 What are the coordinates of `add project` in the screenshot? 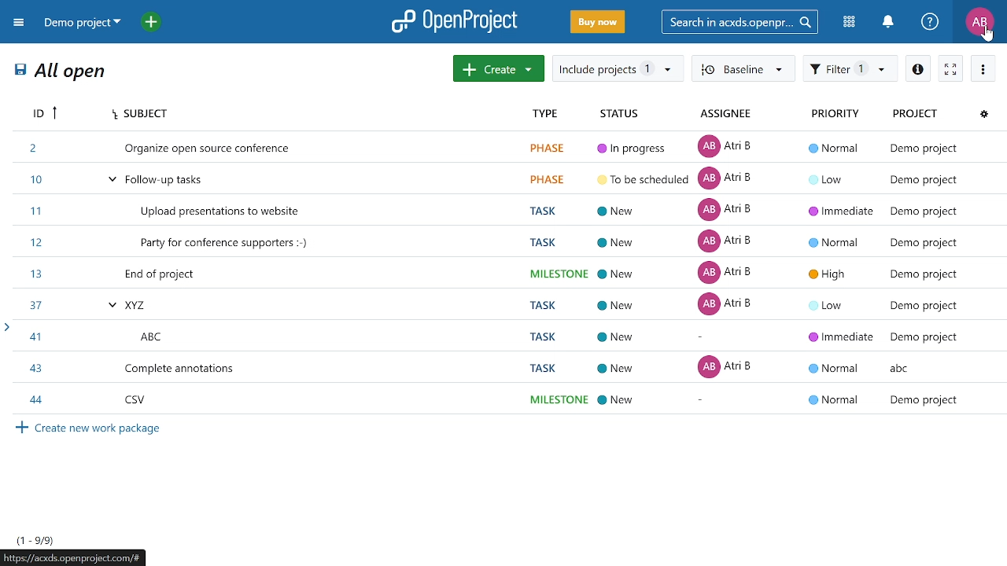 It's located at (155, 24).